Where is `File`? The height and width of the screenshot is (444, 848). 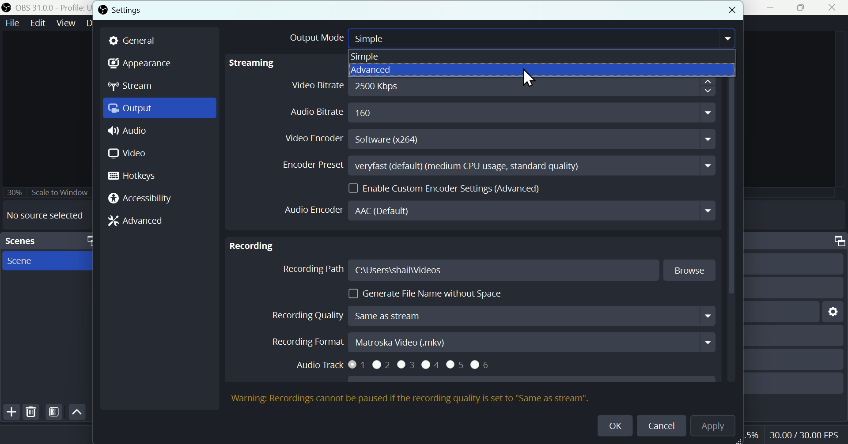 File is located at coordinates (13, 23).